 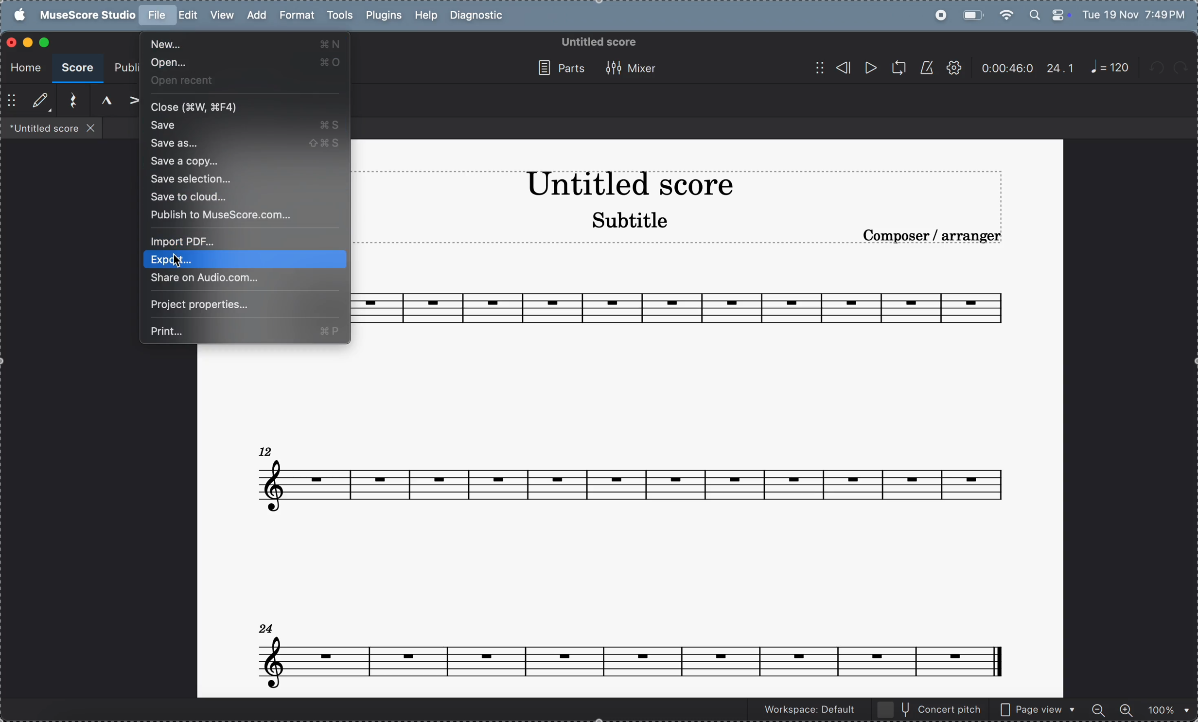 I want to click on save a copy, so click(x=246, y=162).